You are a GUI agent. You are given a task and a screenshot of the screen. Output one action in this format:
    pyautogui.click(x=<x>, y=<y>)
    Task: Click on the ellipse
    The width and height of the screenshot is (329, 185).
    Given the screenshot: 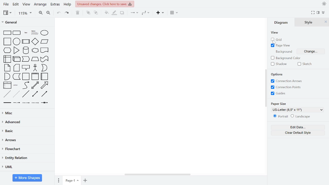 What is the action you would take?
    pyautogui.click(x=45, y=33)
    